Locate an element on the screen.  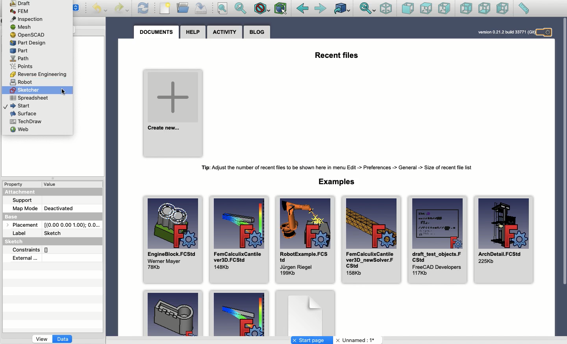
External  is located at coordinates (25, 259).